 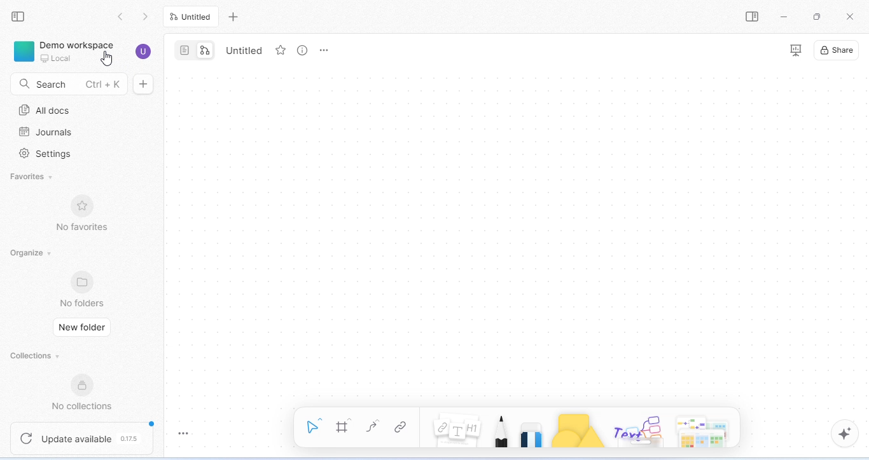 I want to click on share, so click(x=837, y=51).